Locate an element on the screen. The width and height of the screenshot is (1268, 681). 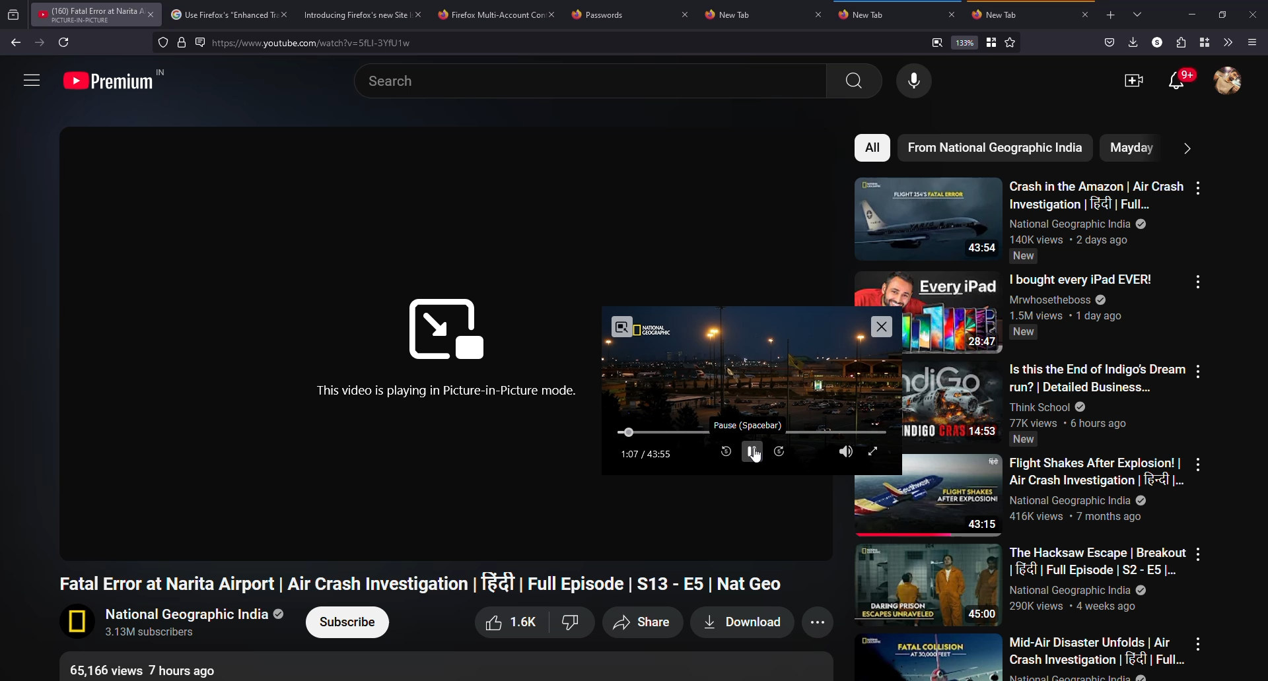
forward is located at coordinates (38, 42).